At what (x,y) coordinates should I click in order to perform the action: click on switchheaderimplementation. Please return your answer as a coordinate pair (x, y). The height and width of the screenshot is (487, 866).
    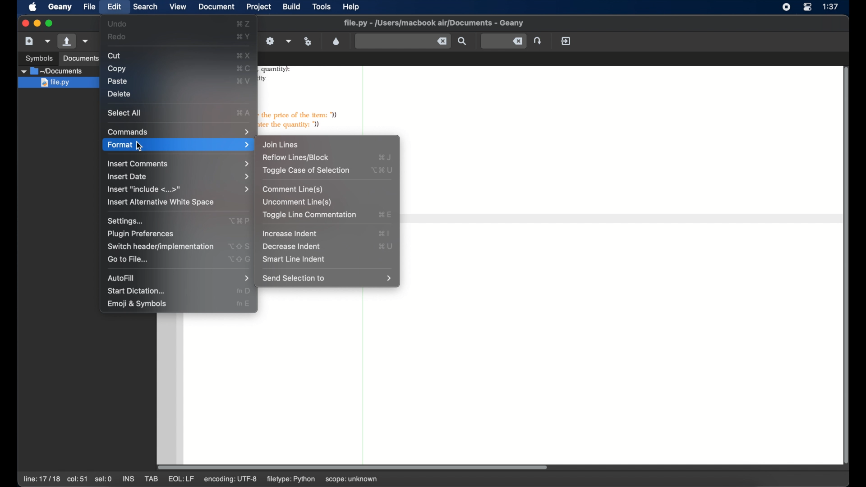
    Looking at the image, I should click on (161, 247).